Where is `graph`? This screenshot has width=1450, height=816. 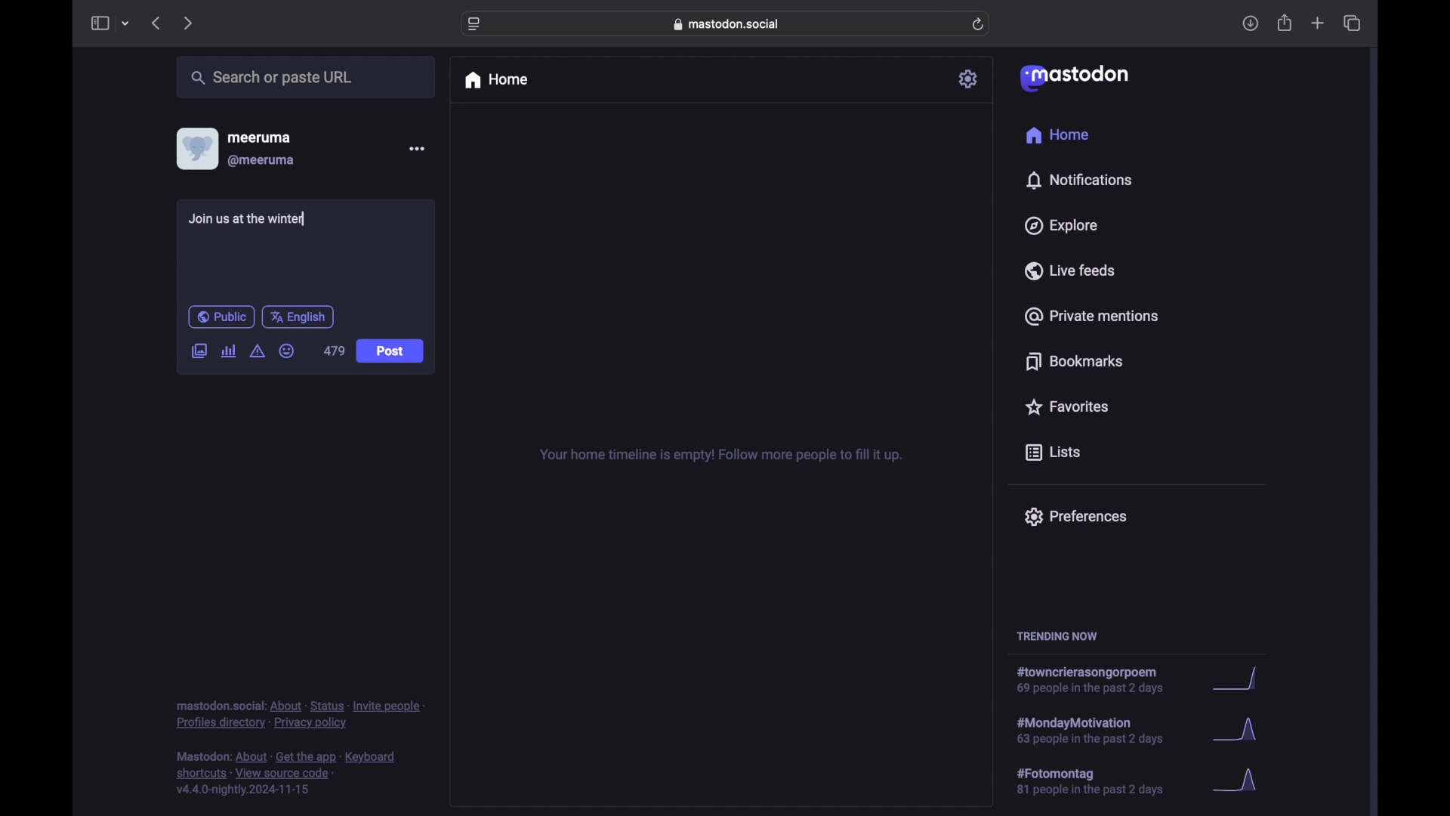
graph is located at coordinates (1239, 680).